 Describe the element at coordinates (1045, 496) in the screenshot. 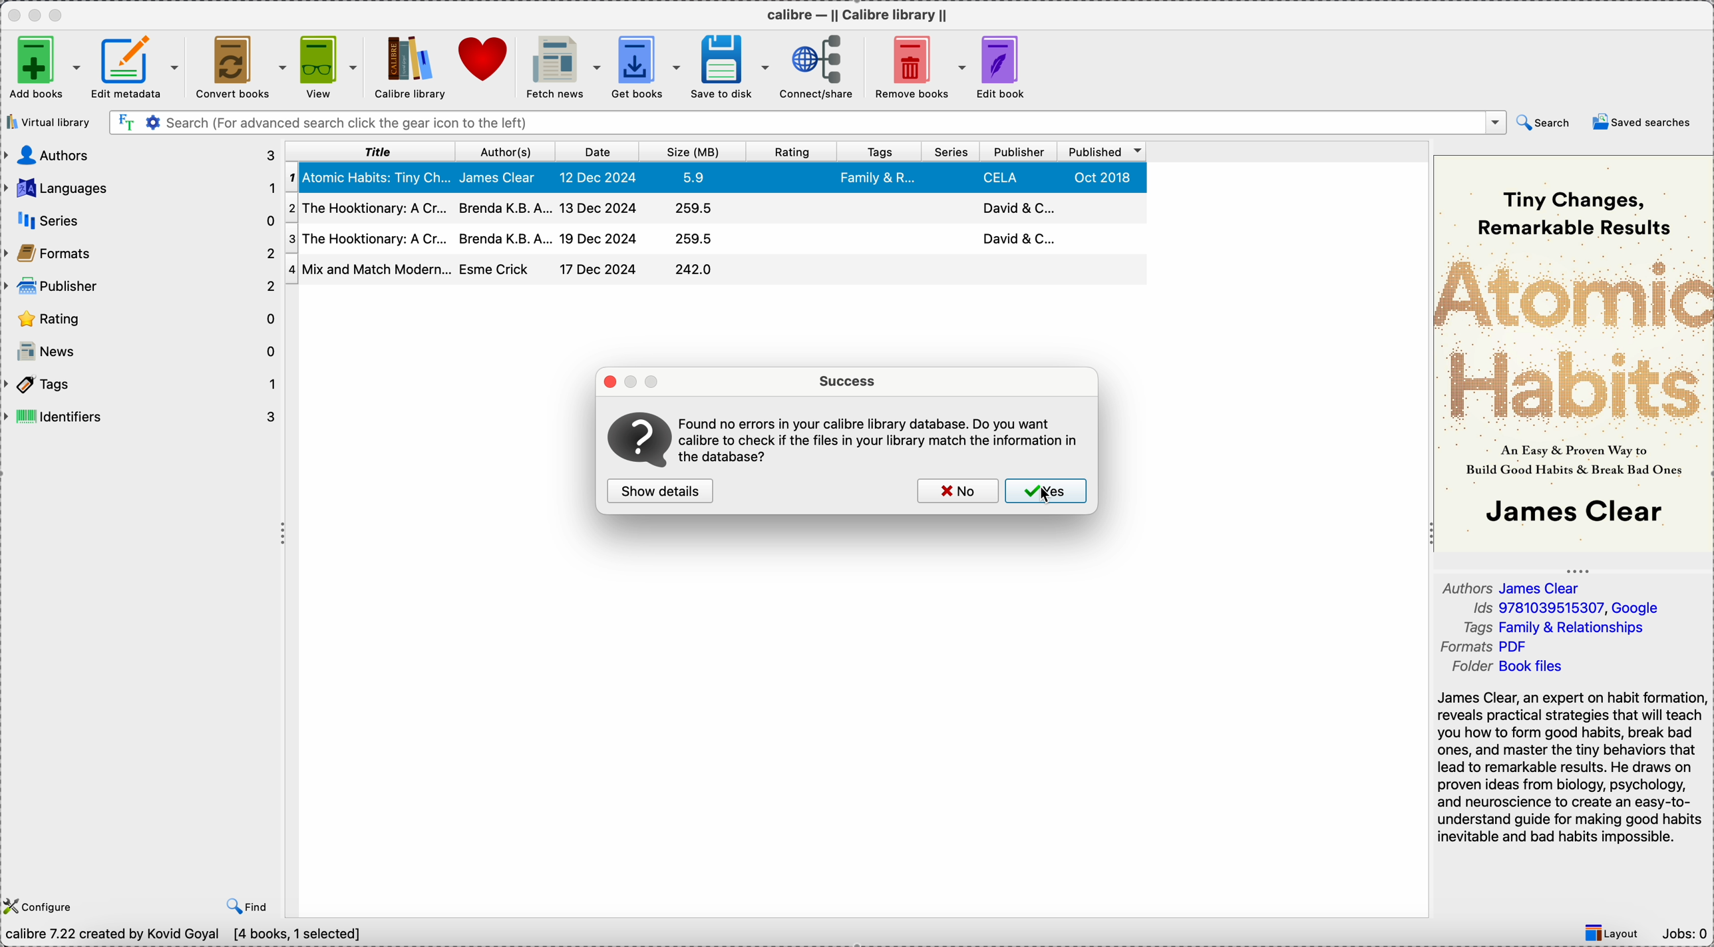

I see `cursor` at that location.